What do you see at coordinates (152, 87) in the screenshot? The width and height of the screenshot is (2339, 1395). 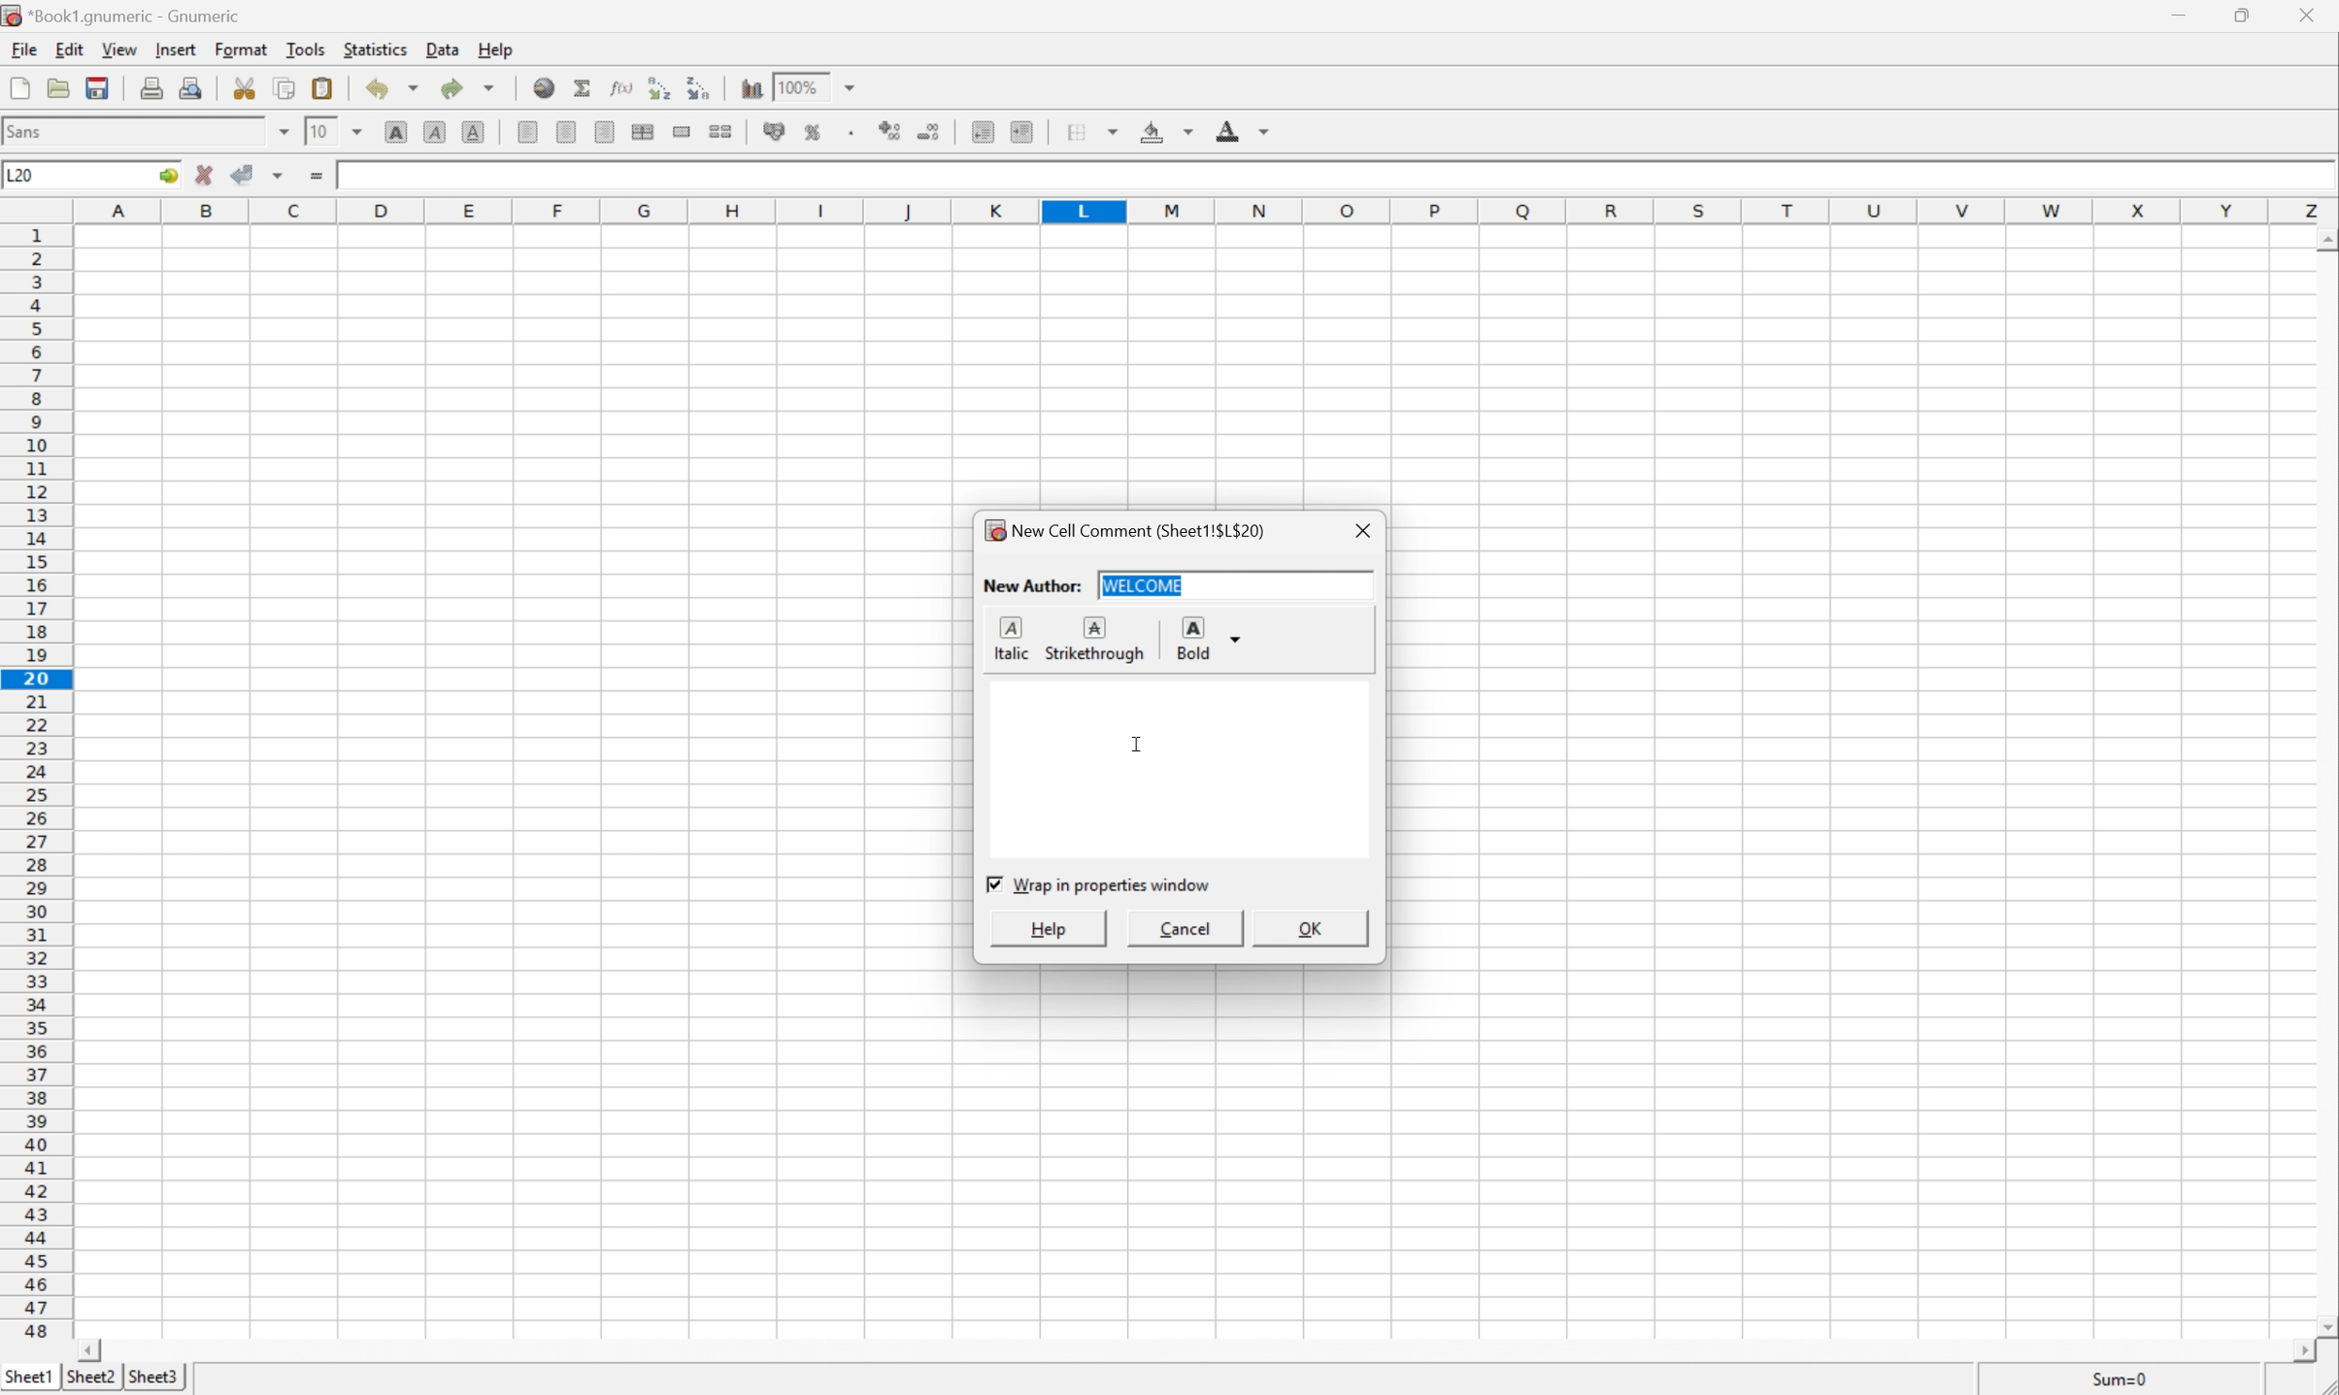 I see `Print current file` at bounding box center [152, 87].